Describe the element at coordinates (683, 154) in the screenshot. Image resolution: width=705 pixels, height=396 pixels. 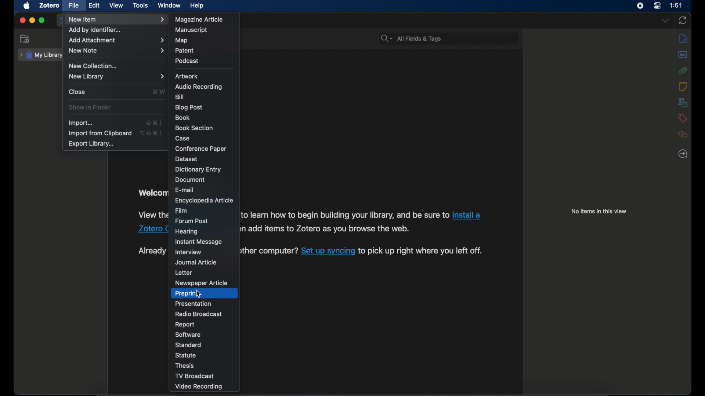
I see `locate` at that location.